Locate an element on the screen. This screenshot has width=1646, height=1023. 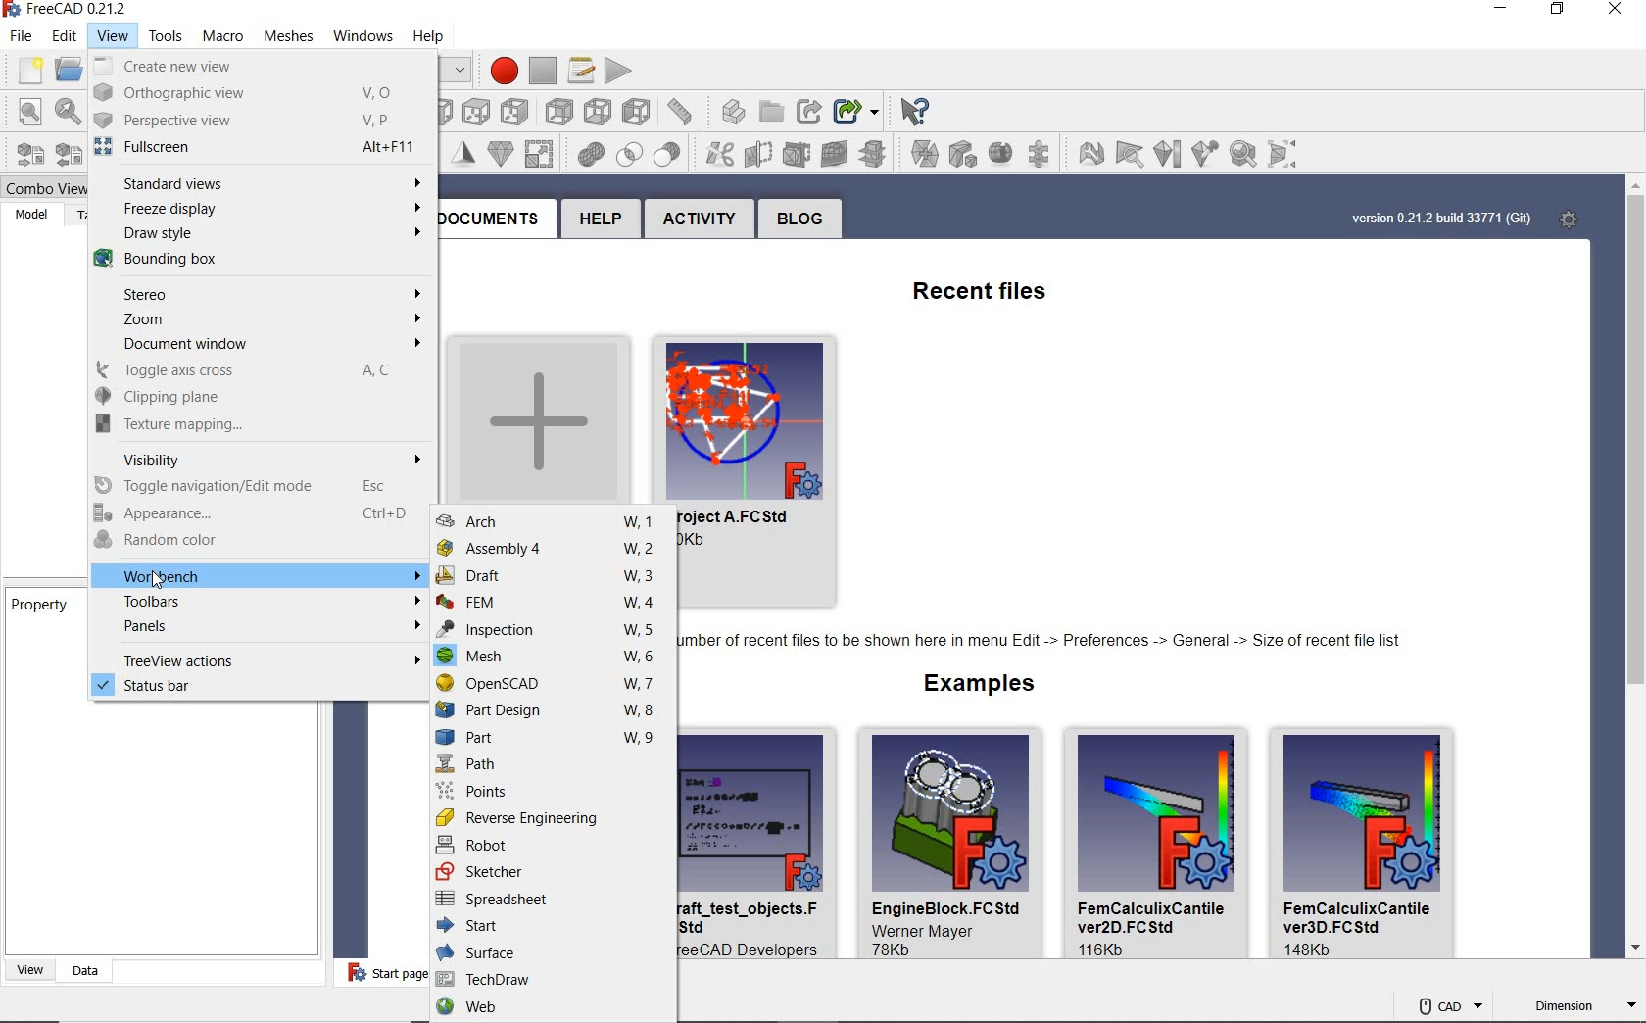
data is located at coordinates (80, 970).